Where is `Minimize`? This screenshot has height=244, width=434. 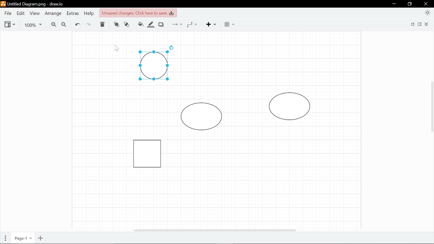 Minimize is located at coordinates (394, 4).